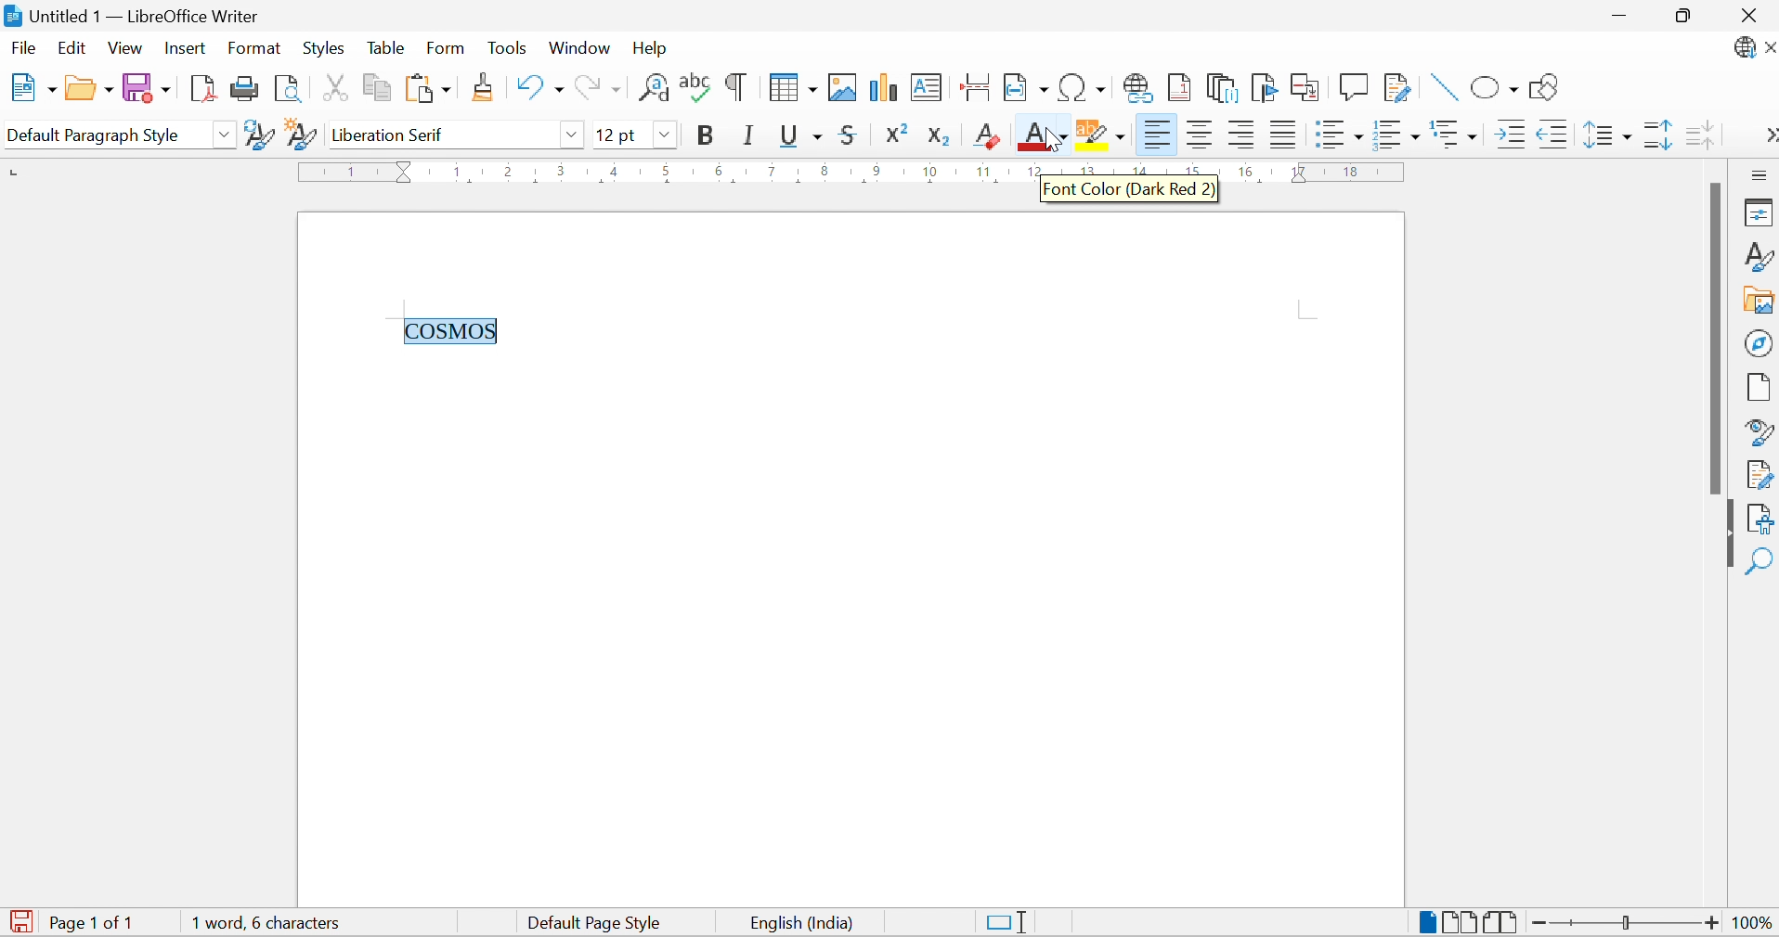 The width and height of the screenshot is (1779, 937). What do you see at coordinates (1656, 136) in the screenshot?
I see `Increase Paragraph Spacing` at bounding box center [1656, 136].